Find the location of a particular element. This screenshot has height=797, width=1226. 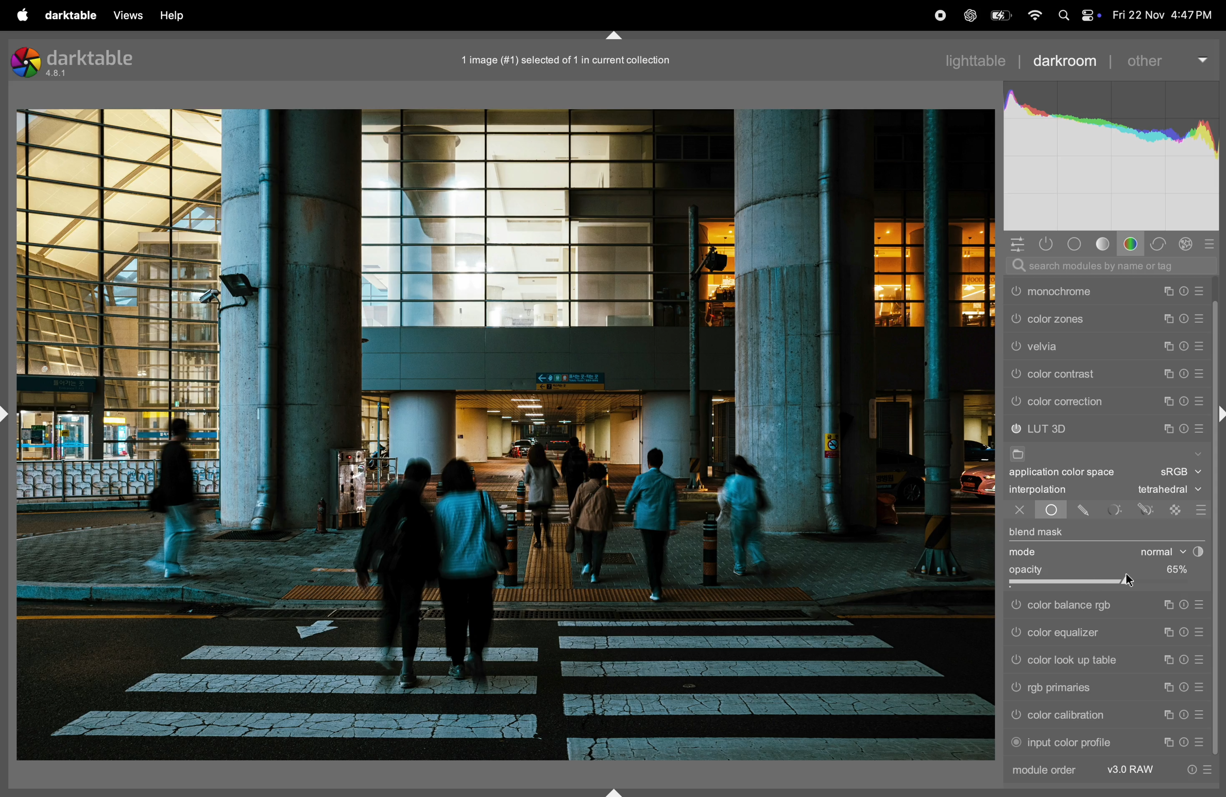

color correction is located at coordinates (1090, 402).